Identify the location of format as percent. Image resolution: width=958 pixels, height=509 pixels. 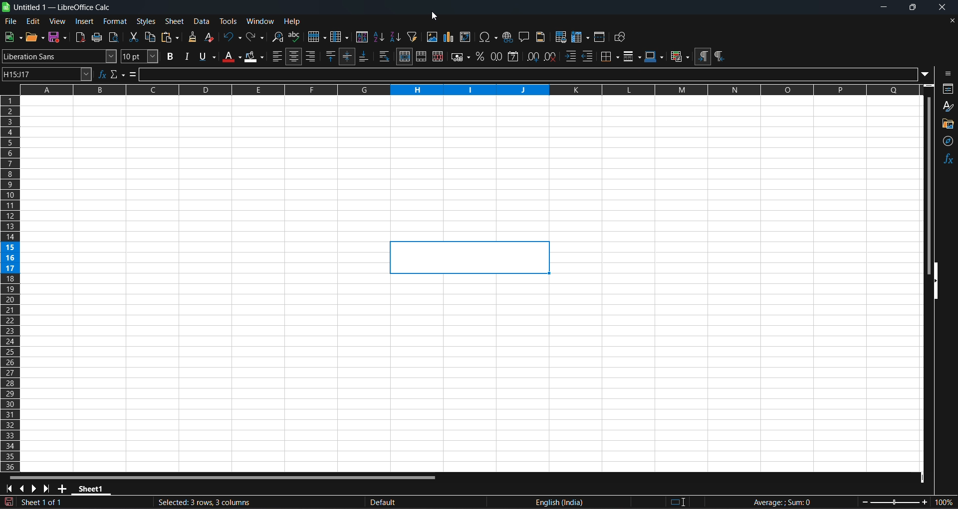
(481, 57).